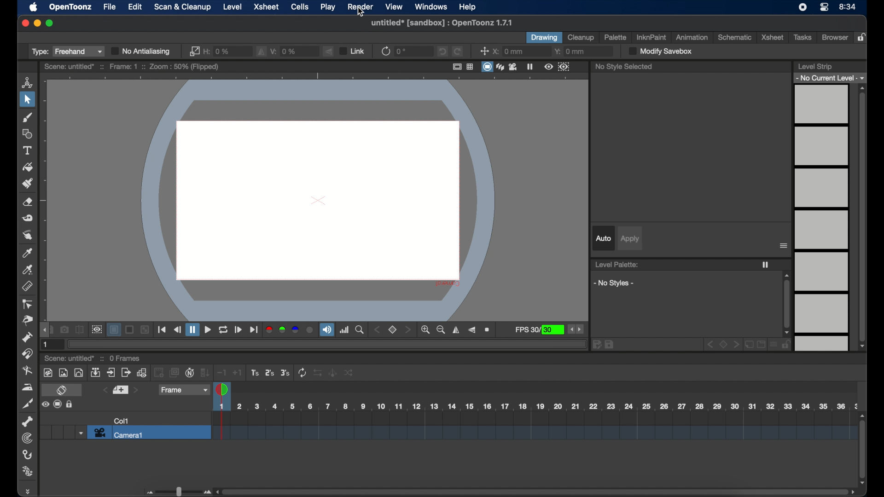 This screenshot has width=884, height=497. Describe the element at coordinates (28, 253) in the screenshot. I see `color picker tool` at that location.